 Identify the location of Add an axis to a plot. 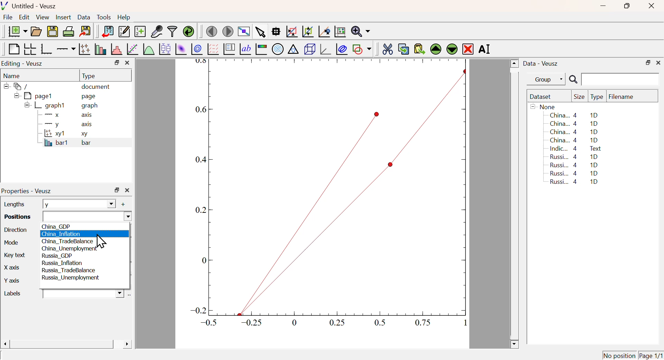
(66, 50).